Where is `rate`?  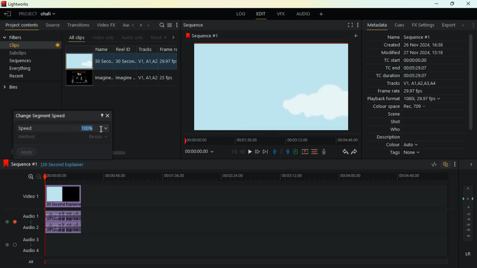
rate is located at coordinates (431, 165).